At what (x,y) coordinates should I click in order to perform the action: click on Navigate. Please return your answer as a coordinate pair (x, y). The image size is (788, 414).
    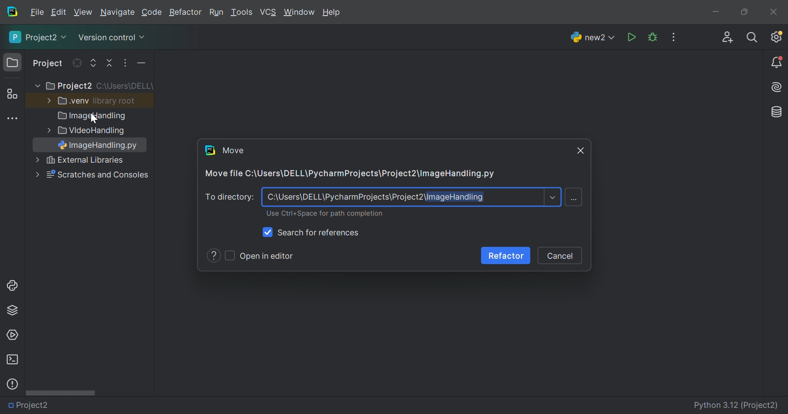
    Looking at the image, I should click on (118, 14).